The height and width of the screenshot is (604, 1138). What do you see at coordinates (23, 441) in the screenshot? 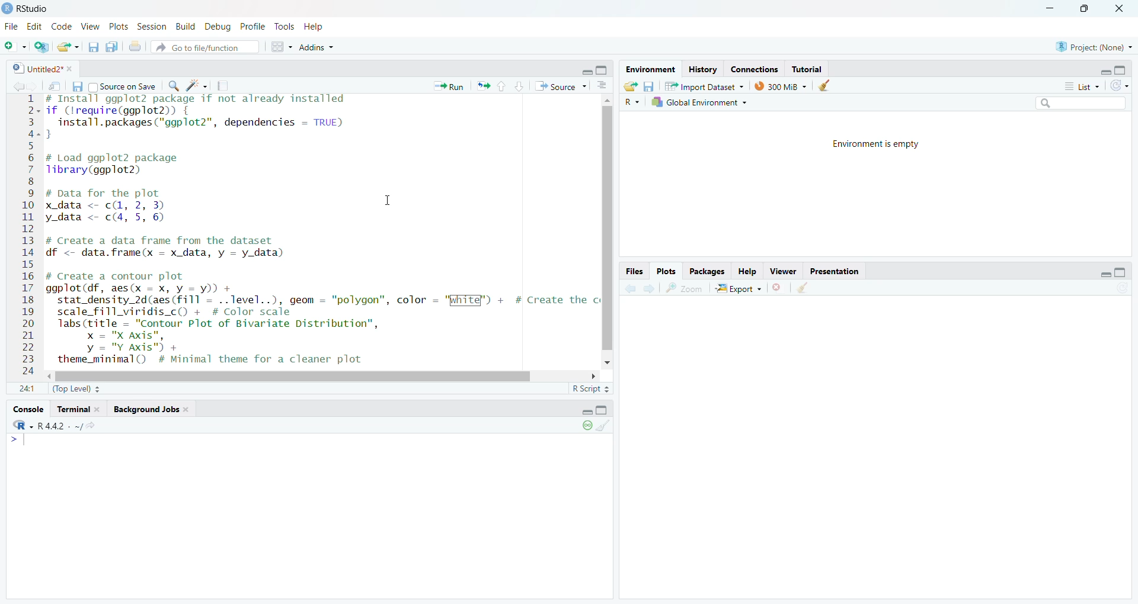
I see `typing cursor` at bounding box center [23, 441].